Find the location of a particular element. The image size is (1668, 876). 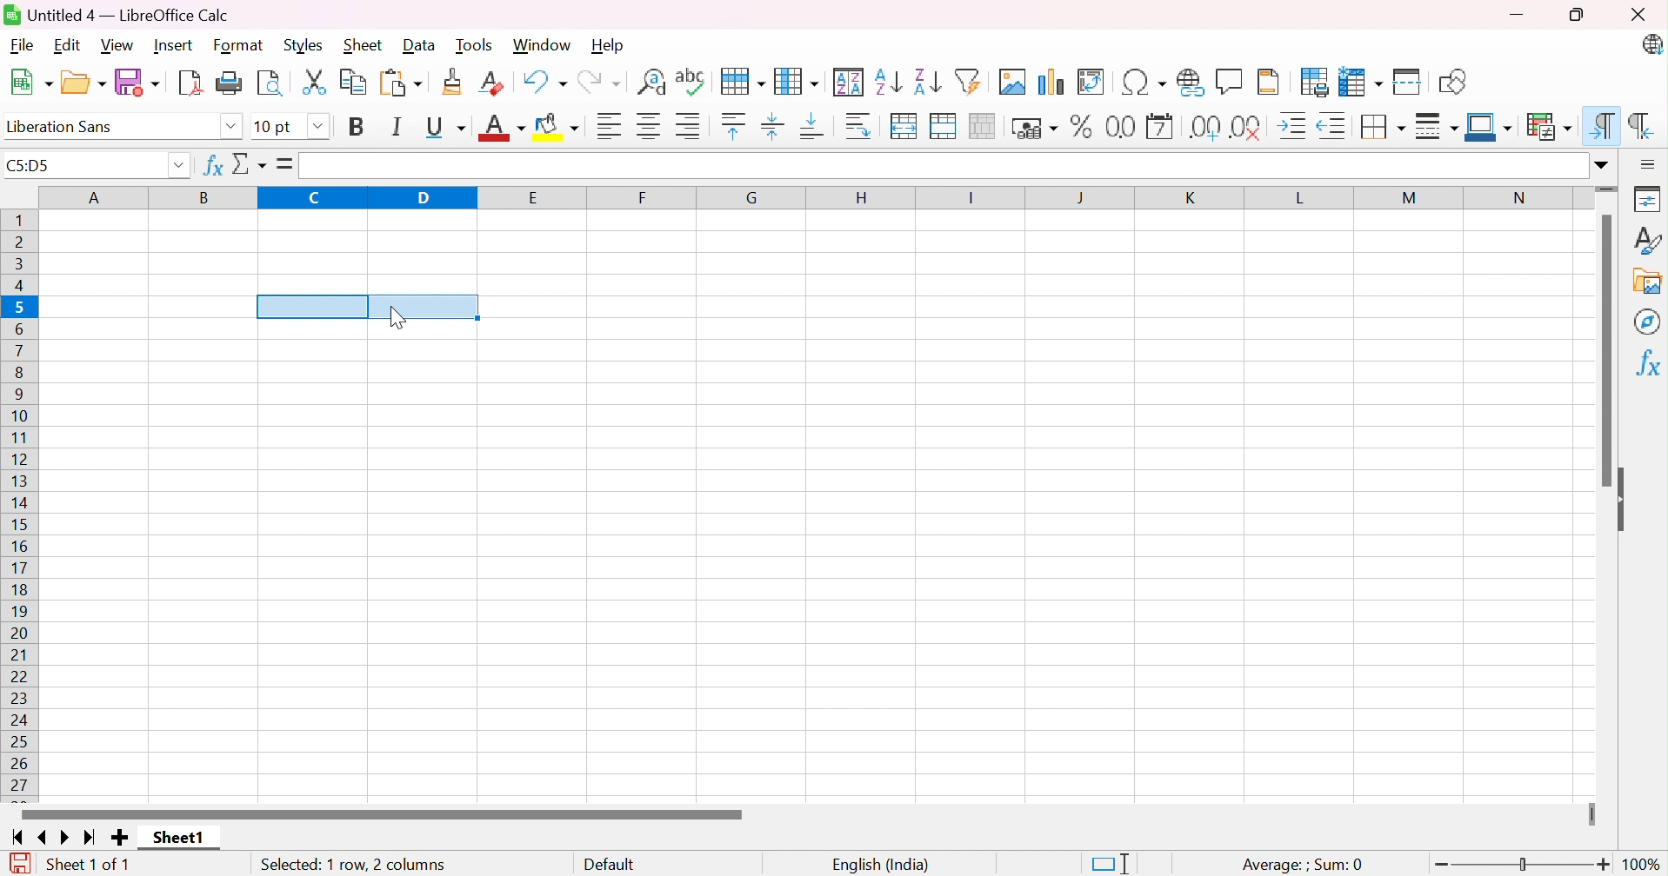

Zoom In is located at coordinates (1604, 865).